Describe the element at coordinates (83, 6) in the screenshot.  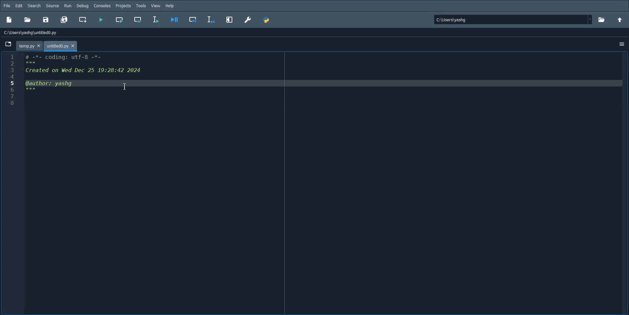
I see `Debug` at that location.